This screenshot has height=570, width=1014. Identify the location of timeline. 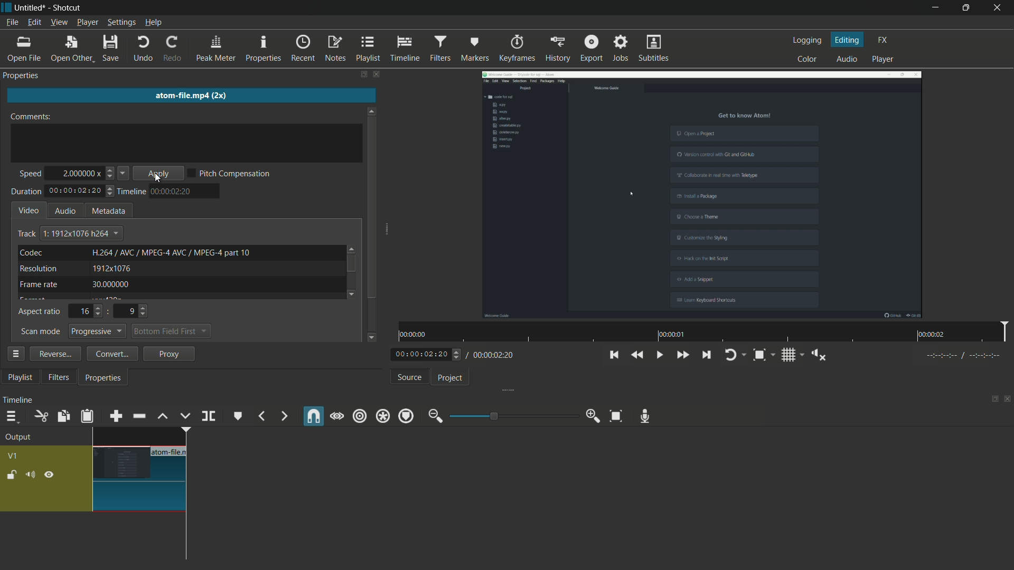
(18, 401).